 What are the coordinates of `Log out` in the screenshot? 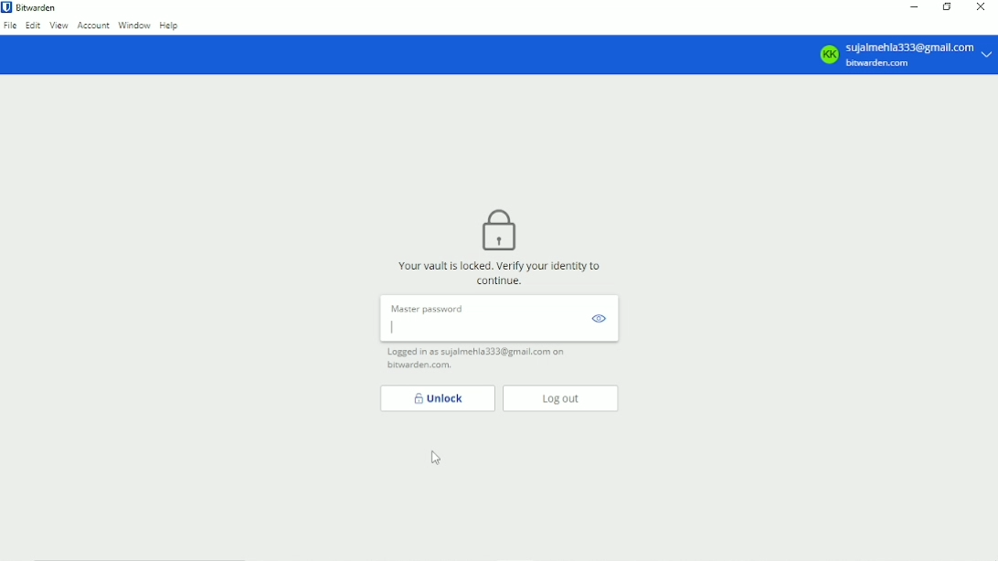 It's located at (560, 398).